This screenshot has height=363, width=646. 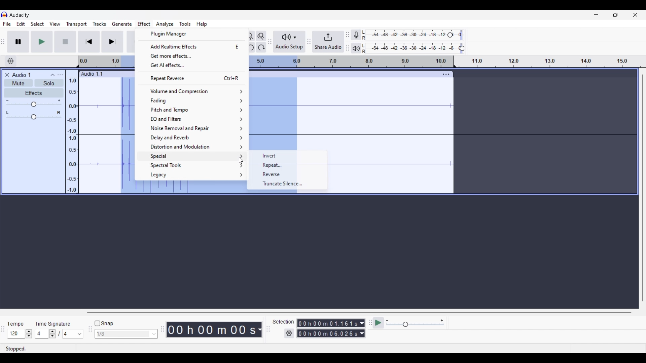 What do you see at coordinates (327, 328) in the screenshot?
I see `Selection duration` at bounding box center [327, 328].